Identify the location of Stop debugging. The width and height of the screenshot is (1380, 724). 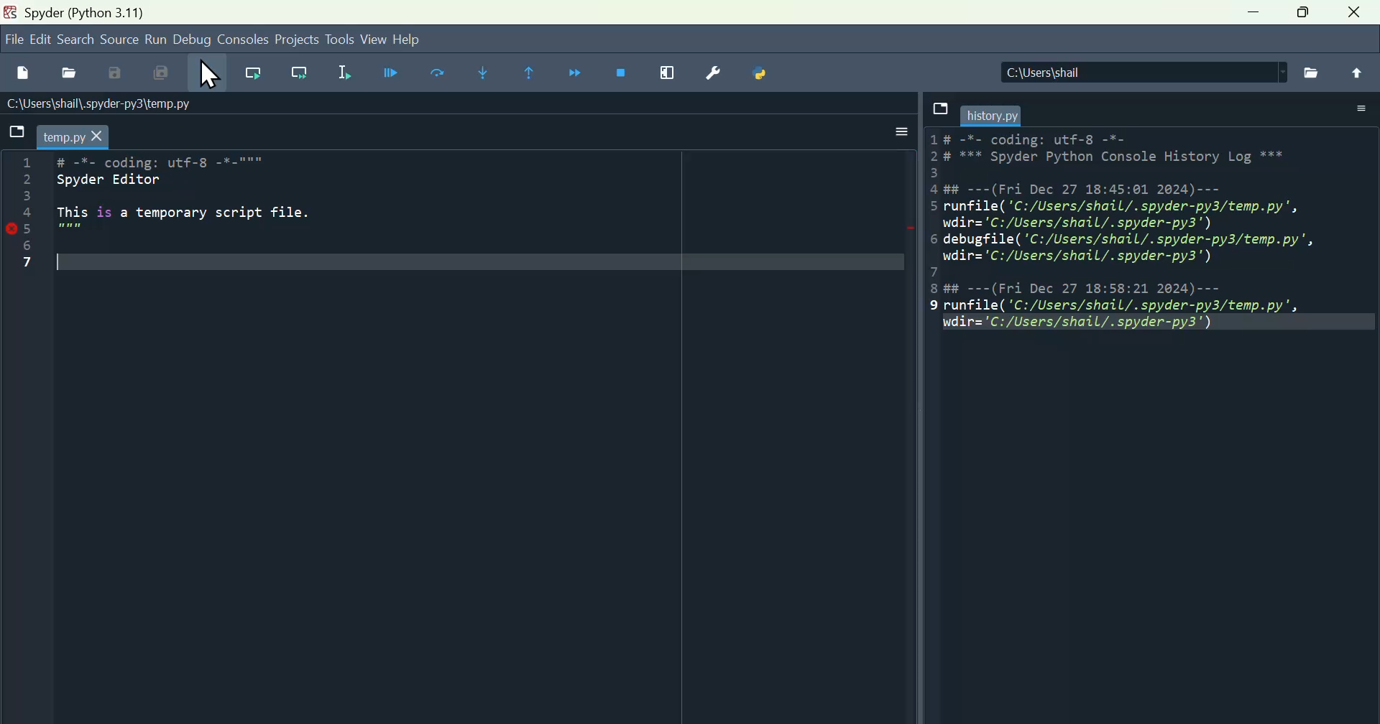
(629, 73).